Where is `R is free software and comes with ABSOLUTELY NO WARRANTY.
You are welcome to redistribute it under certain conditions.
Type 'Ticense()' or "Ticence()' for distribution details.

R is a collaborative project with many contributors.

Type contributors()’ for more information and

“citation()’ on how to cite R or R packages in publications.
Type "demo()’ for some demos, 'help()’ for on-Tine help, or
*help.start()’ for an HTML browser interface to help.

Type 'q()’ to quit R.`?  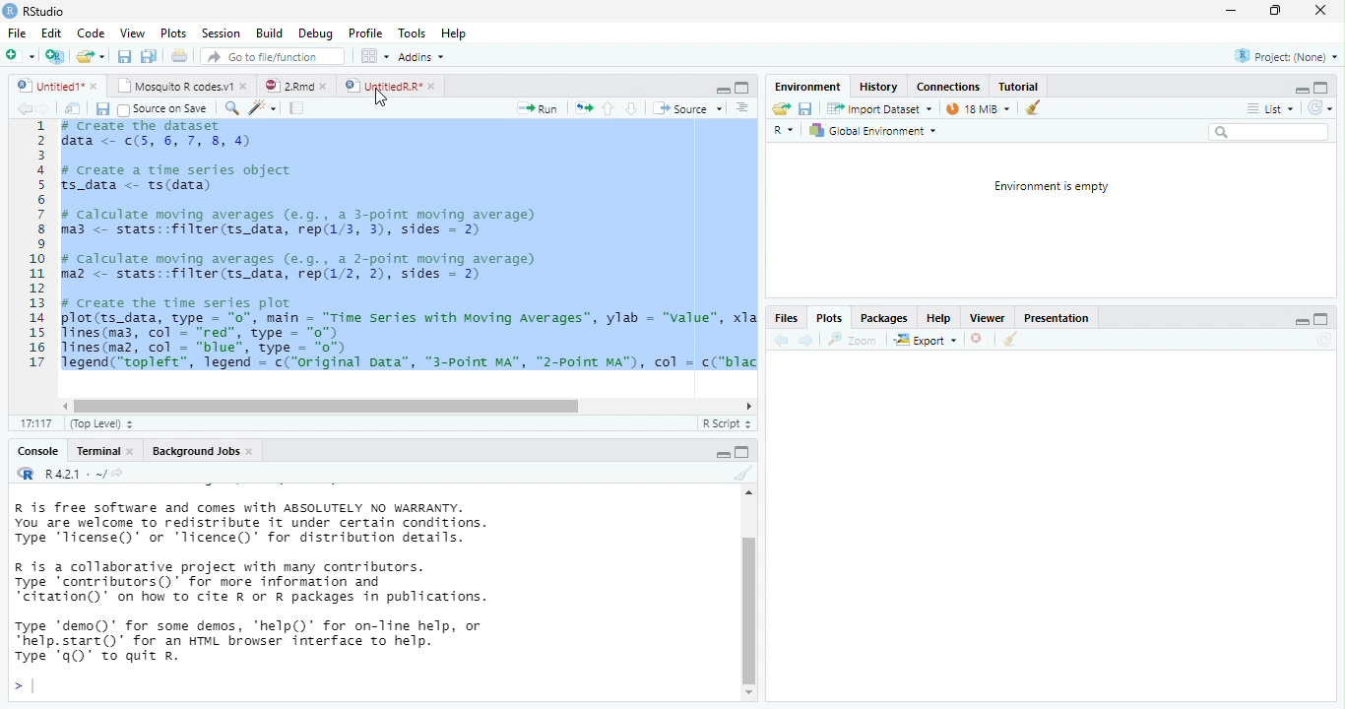
R is free software and comes with ABSOLUTELY NO WARRANTY.
You are welcome to redistribute it under certain conditions.
Type 'Ticense()' or "Ticence()' for distribution details.

R is a collaborative project with many contributors.

Type contributors()’ for more information and

“citation()’ on how to cite R or R packages in publications.
Type "demo()’ for some demos, 'help()’ for on-Tine help, or
*help.start()’ for an HTML browser interface to help.

Type 'q()’ to quit R. is located at coordinates (335, 582).